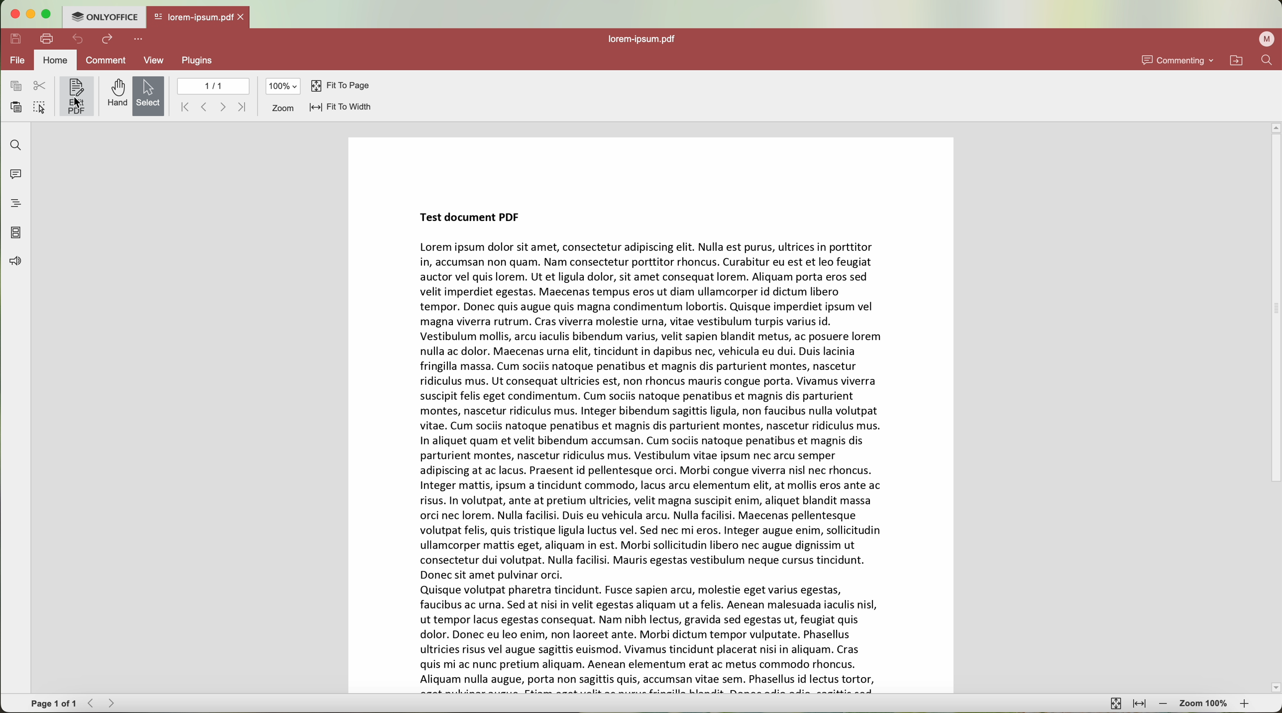 This screenshot has height=713, width=1282. Describe the element at coordinates (17, 204) in the screenshot. I see `headings` at that location.